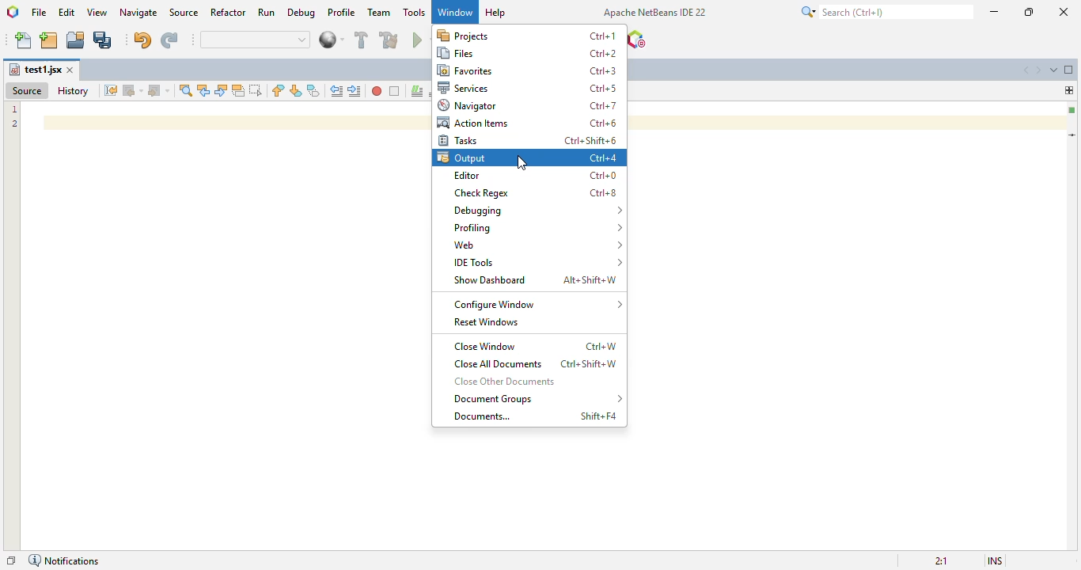  I want to click on maximize, so click(1029, 12).